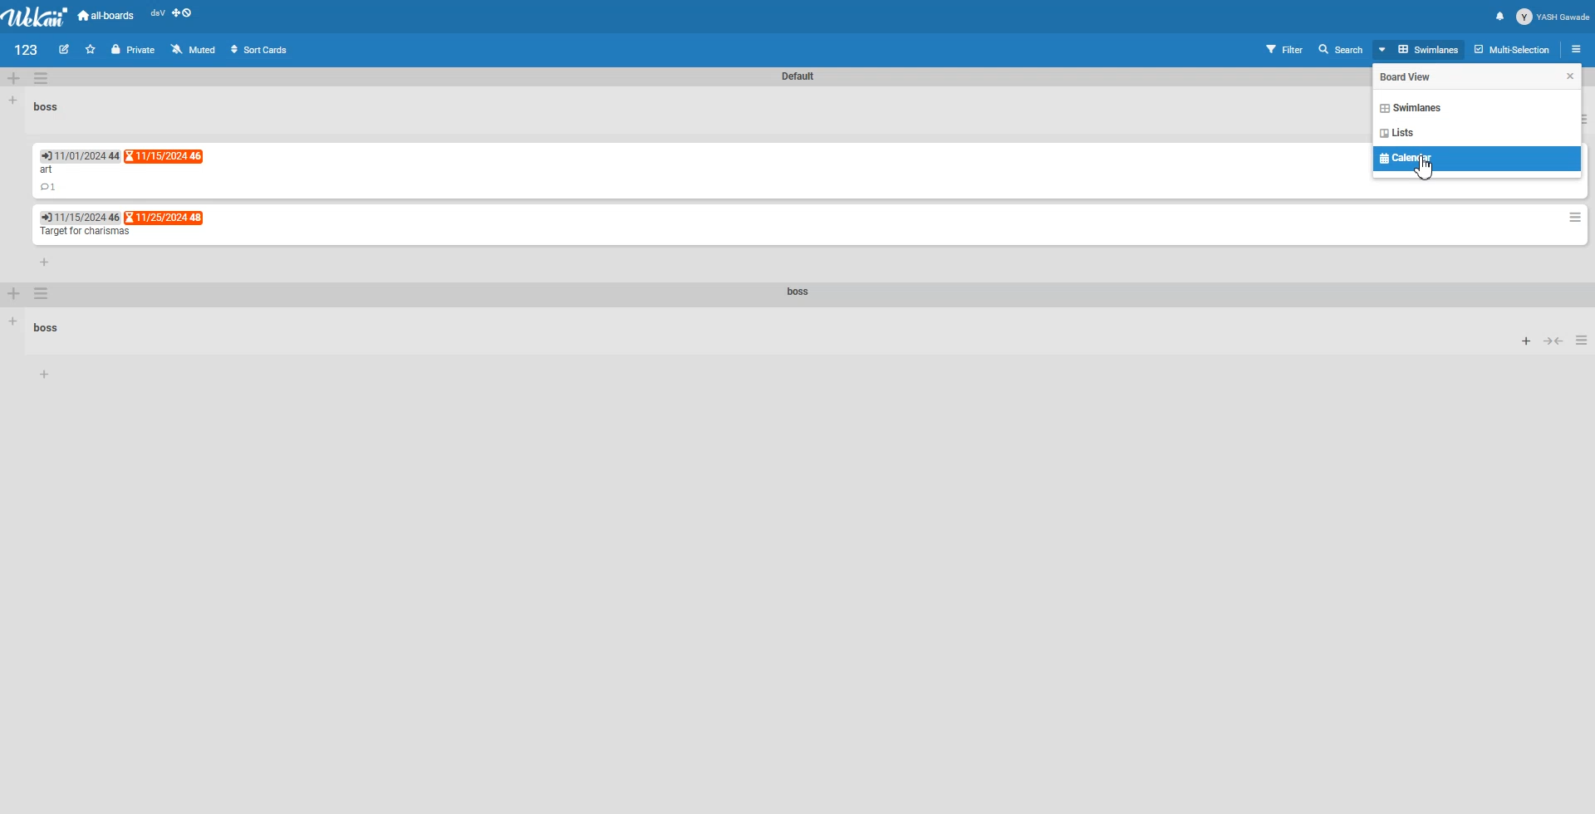 The width and height of the screenshot is (1595, 814). What do you see at coordinates (1583, 339) in the screenshot?
I see `List Action` at bounding box center [1583, 339].